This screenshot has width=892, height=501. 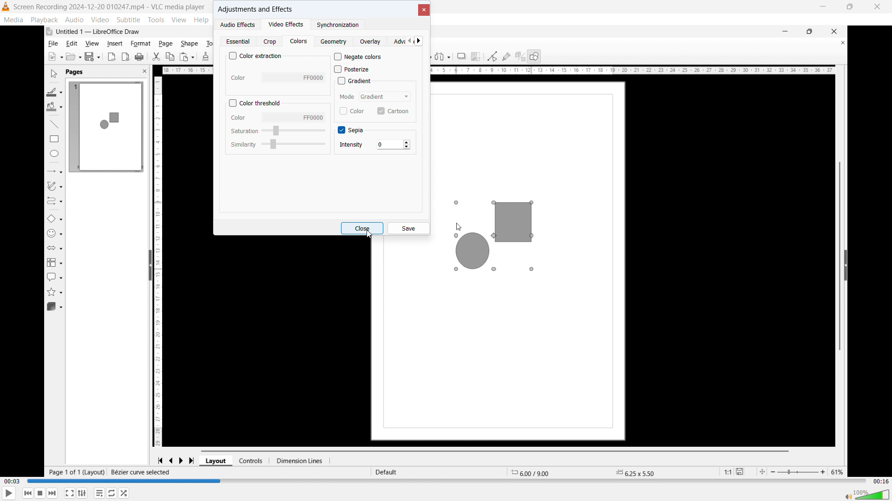 What do you see at coordinates (201, 20) in the screenshot?
I see `help` at bounding box center [201, 20].